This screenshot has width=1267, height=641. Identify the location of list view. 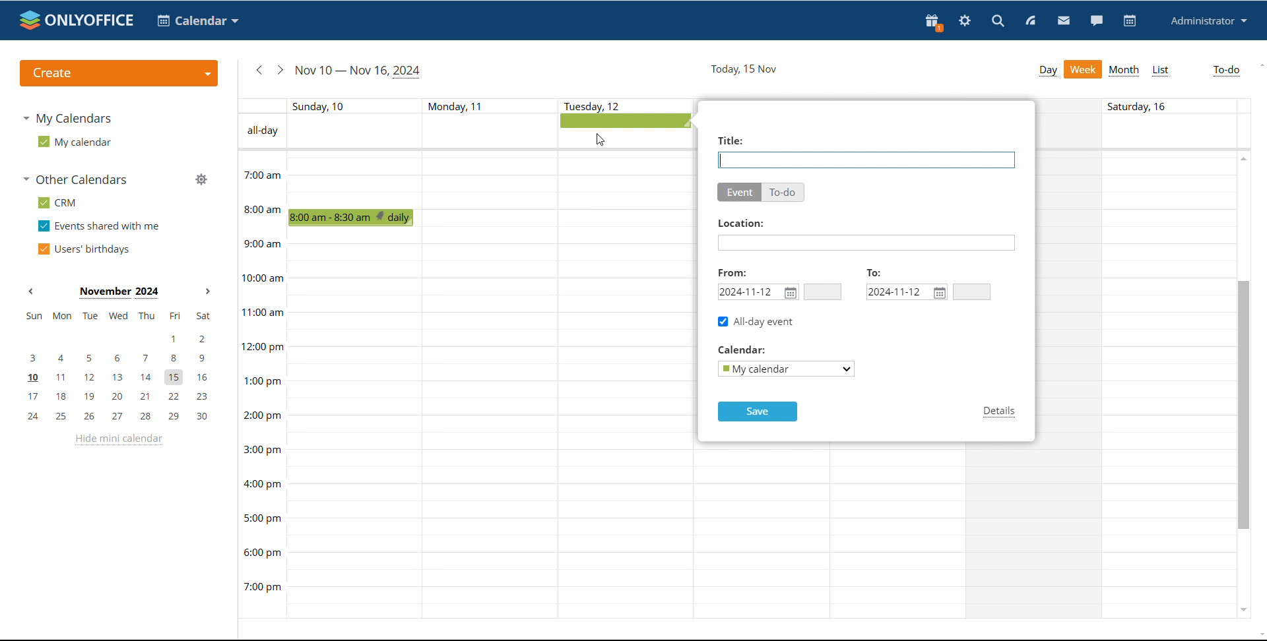
(1161, 71).